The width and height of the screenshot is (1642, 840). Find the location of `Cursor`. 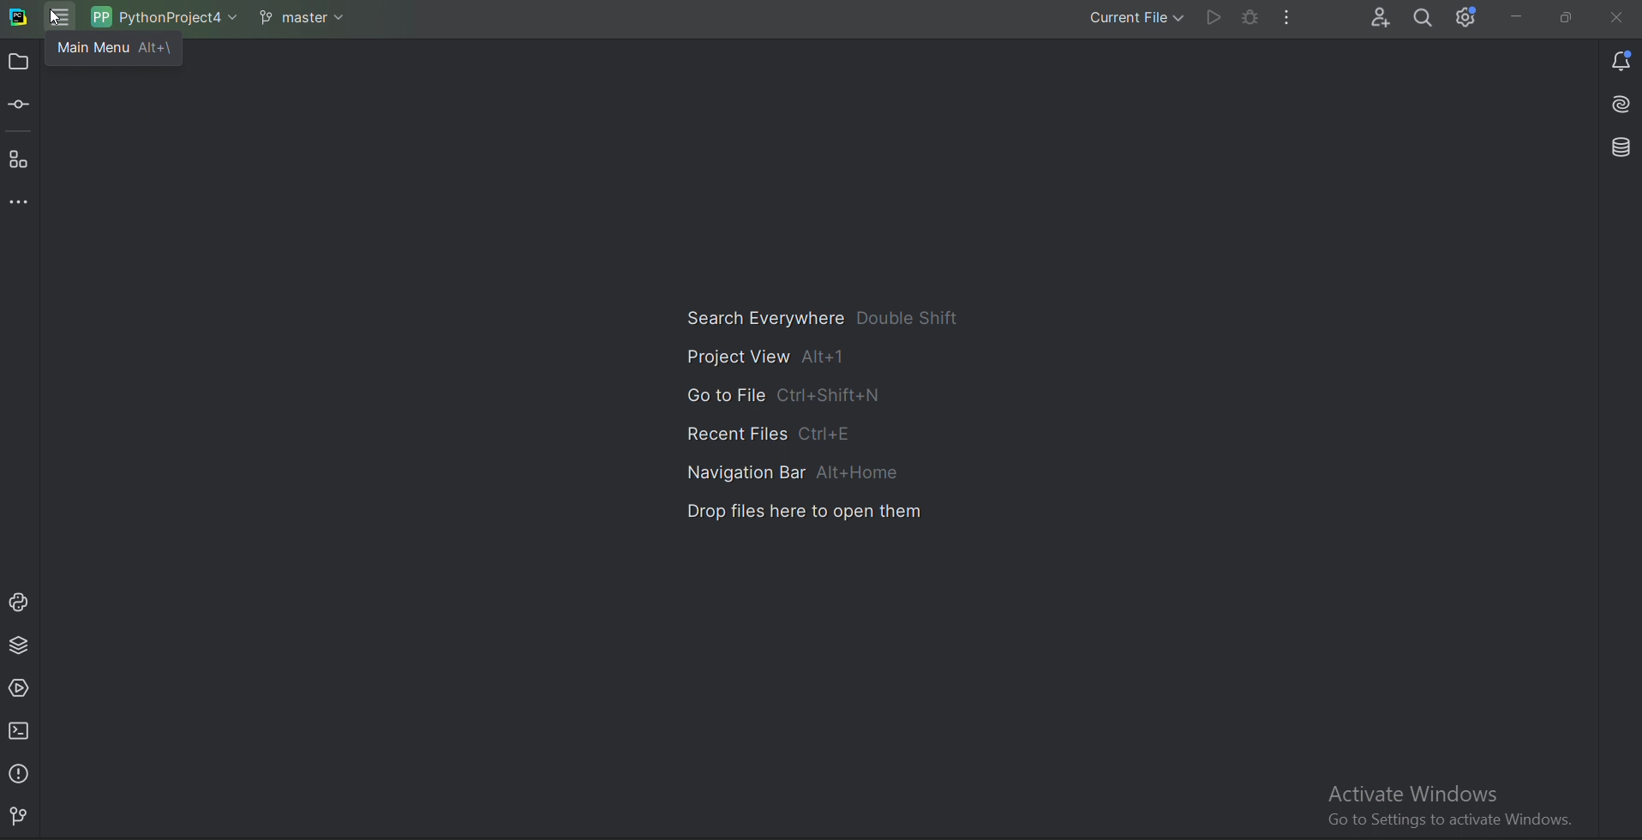

Cursor is located at coordinates (55, 18).